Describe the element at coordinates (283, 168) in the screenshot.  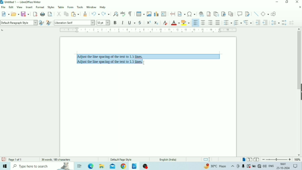
I see `Date` at that location.